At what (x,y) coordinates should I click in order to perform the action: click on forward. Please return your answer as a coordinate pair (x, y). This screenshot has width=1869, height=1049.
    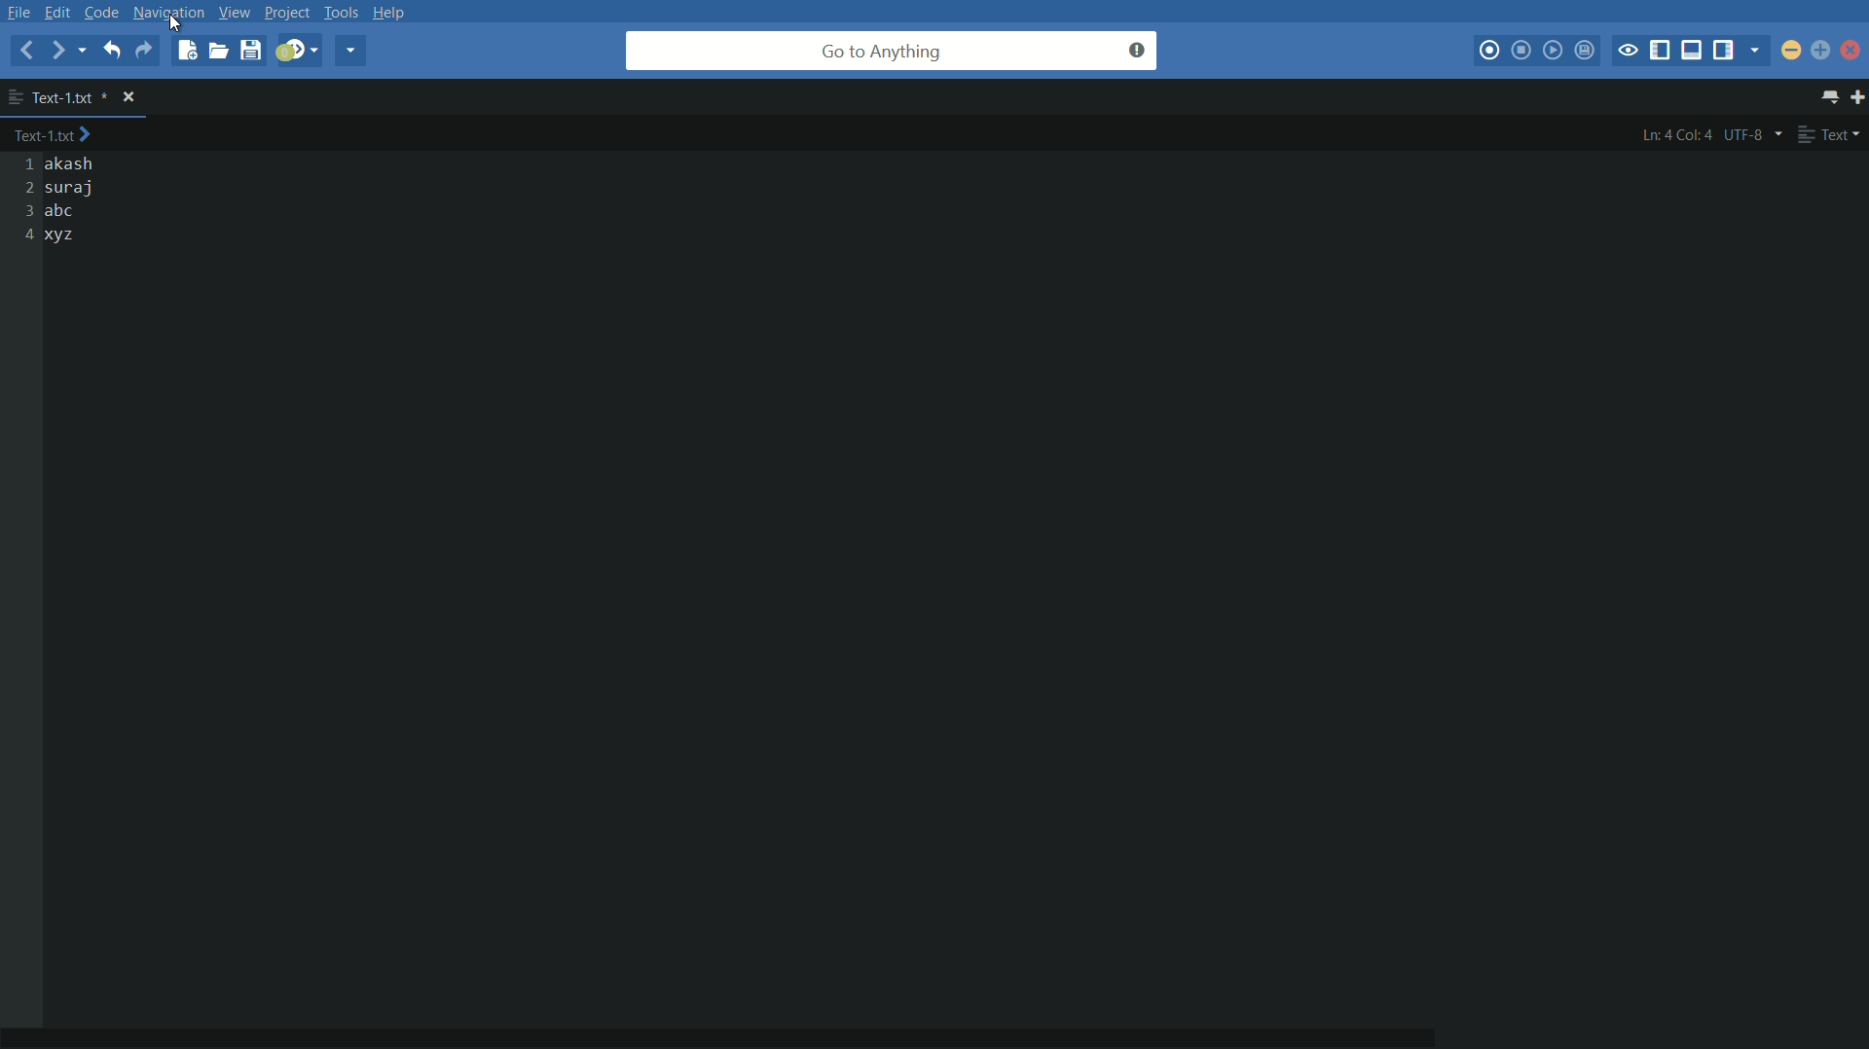
    Looking at the image, I should click on (59, 52).